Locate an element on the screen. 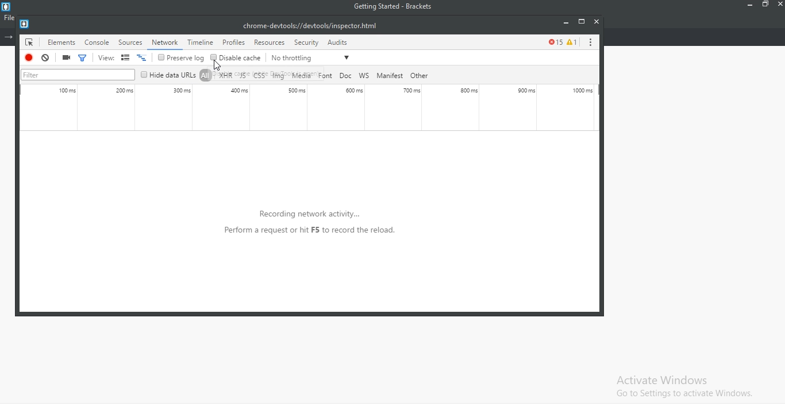 Image resolution: width=785 pixels, height=418 pixels. preserve log is located at coordinates (182, 58).